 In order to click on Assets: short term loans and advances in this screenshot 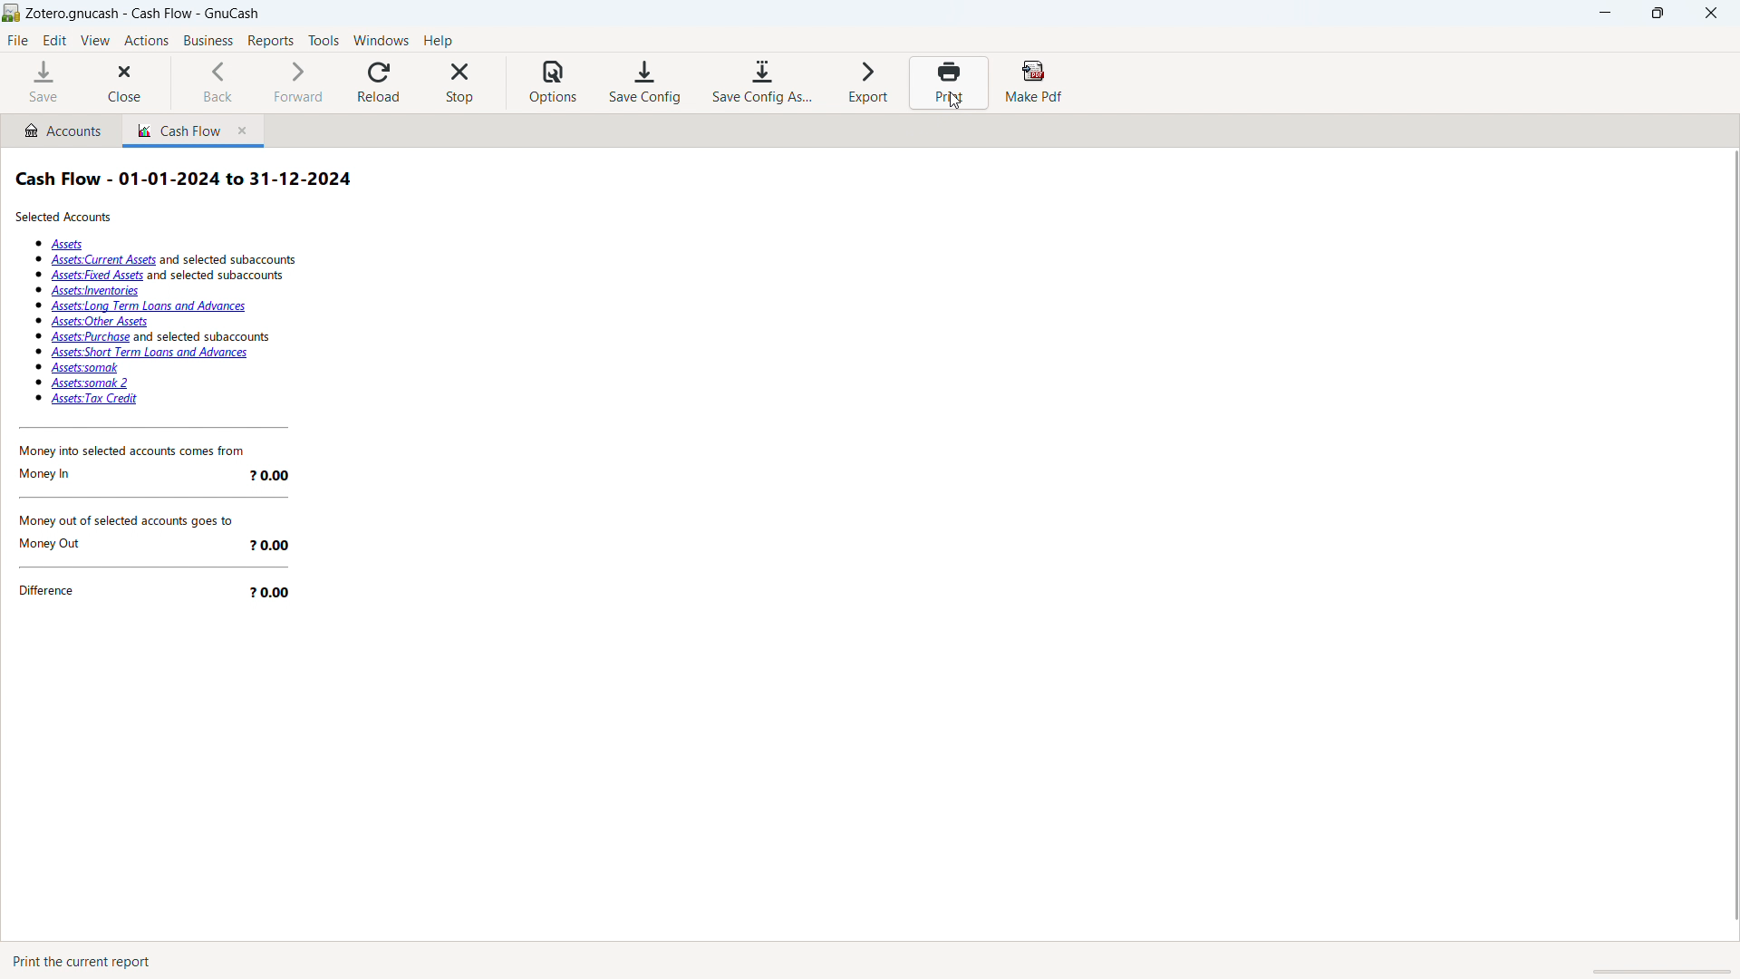, I will do `click(150, 353)`.